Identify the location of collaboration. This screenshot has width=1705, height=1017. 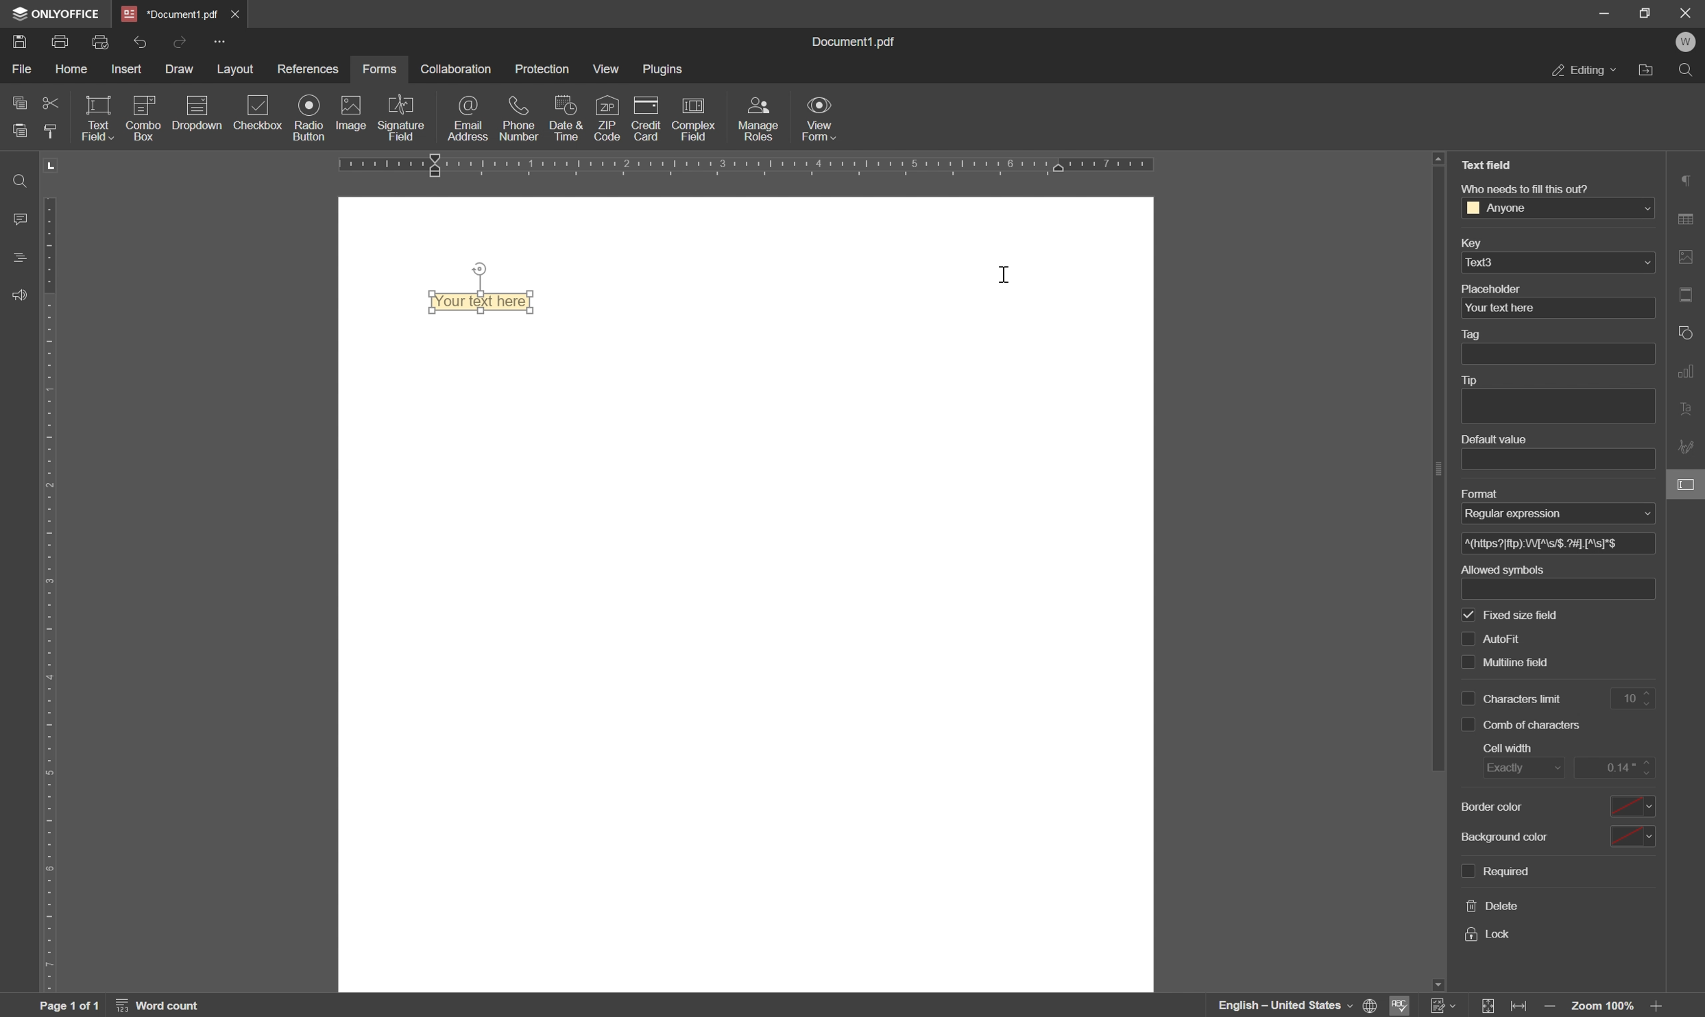
(455, 69).